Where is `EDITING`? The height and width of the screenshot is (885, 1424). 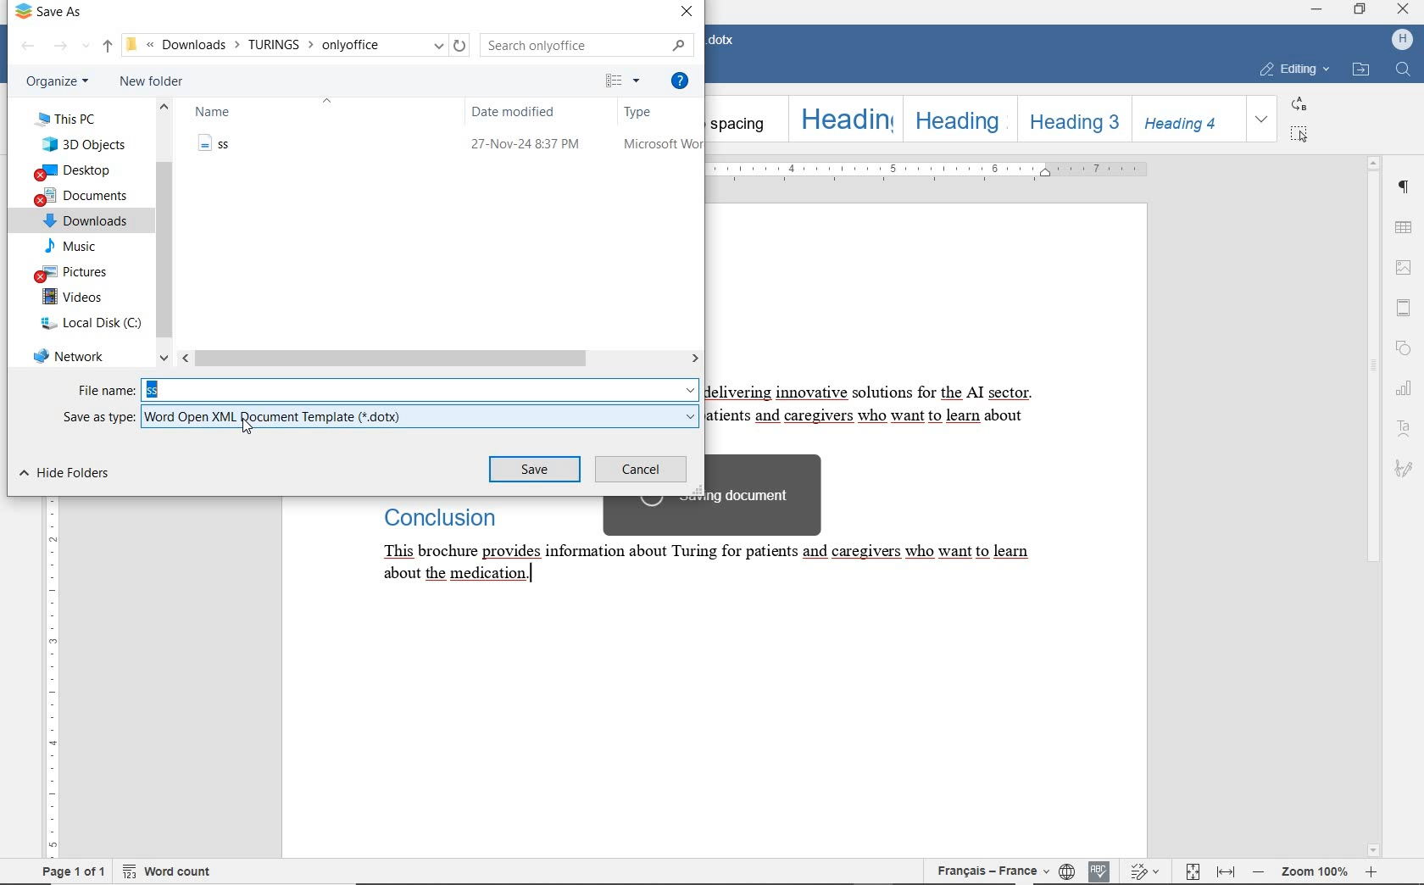 EDITING is located at coordinates (1293, 67).